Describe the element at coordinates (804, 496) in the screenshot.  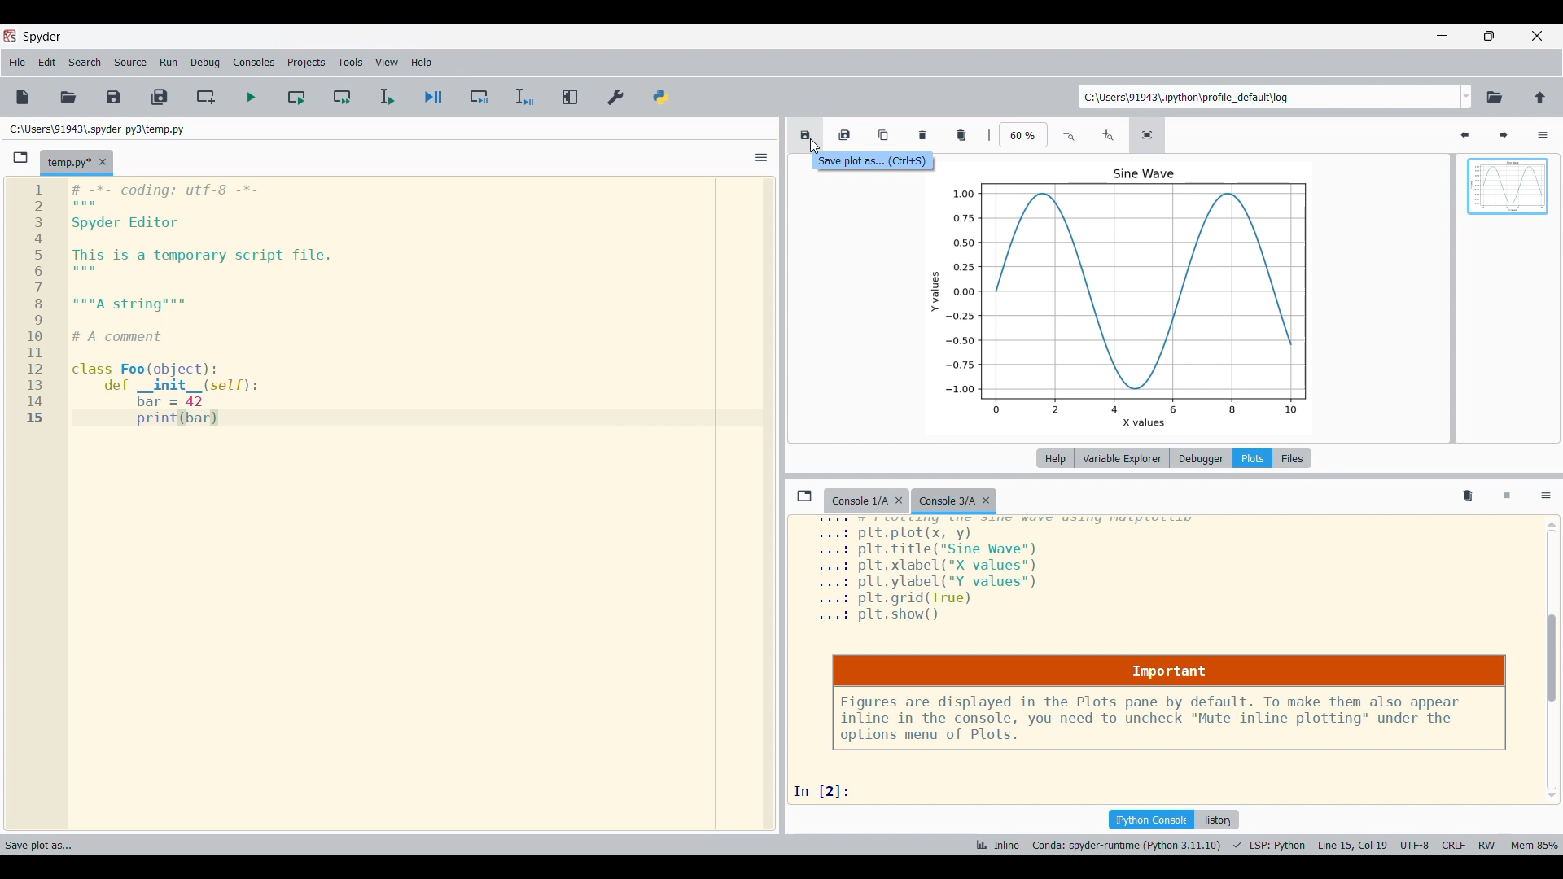
I see `Browse tabs` at that location.